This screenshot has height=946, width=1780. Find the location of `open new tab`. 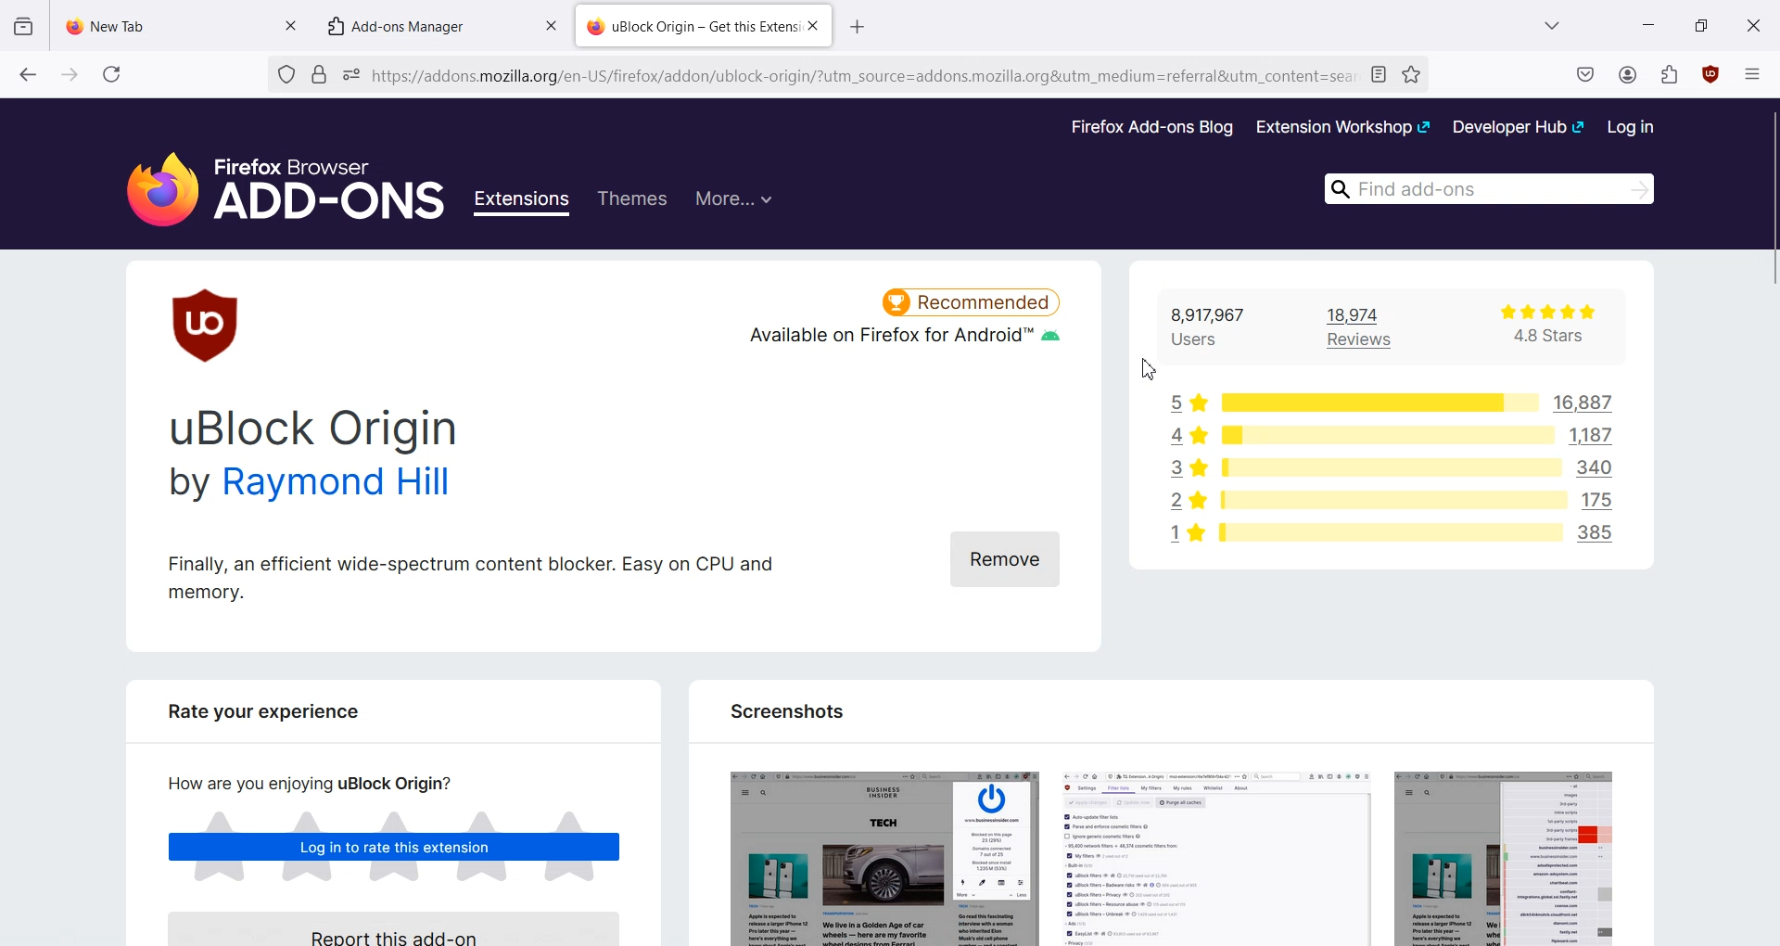

open new tab is located at coordinates (861, 24).